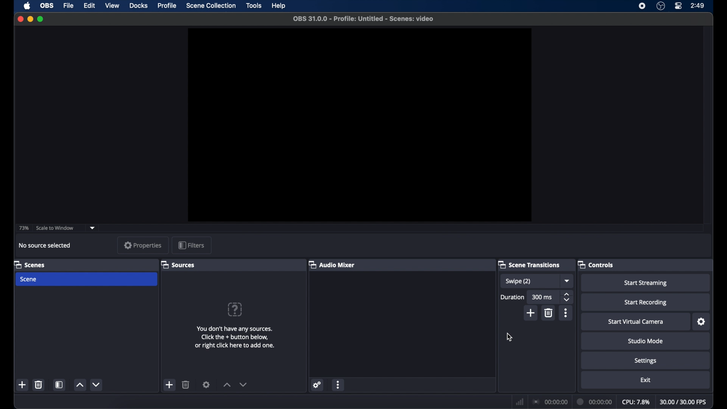  What do you see at coordinates (646, 341) in the screenshot?
I see `studio mode` at bounding box center [646, 341].